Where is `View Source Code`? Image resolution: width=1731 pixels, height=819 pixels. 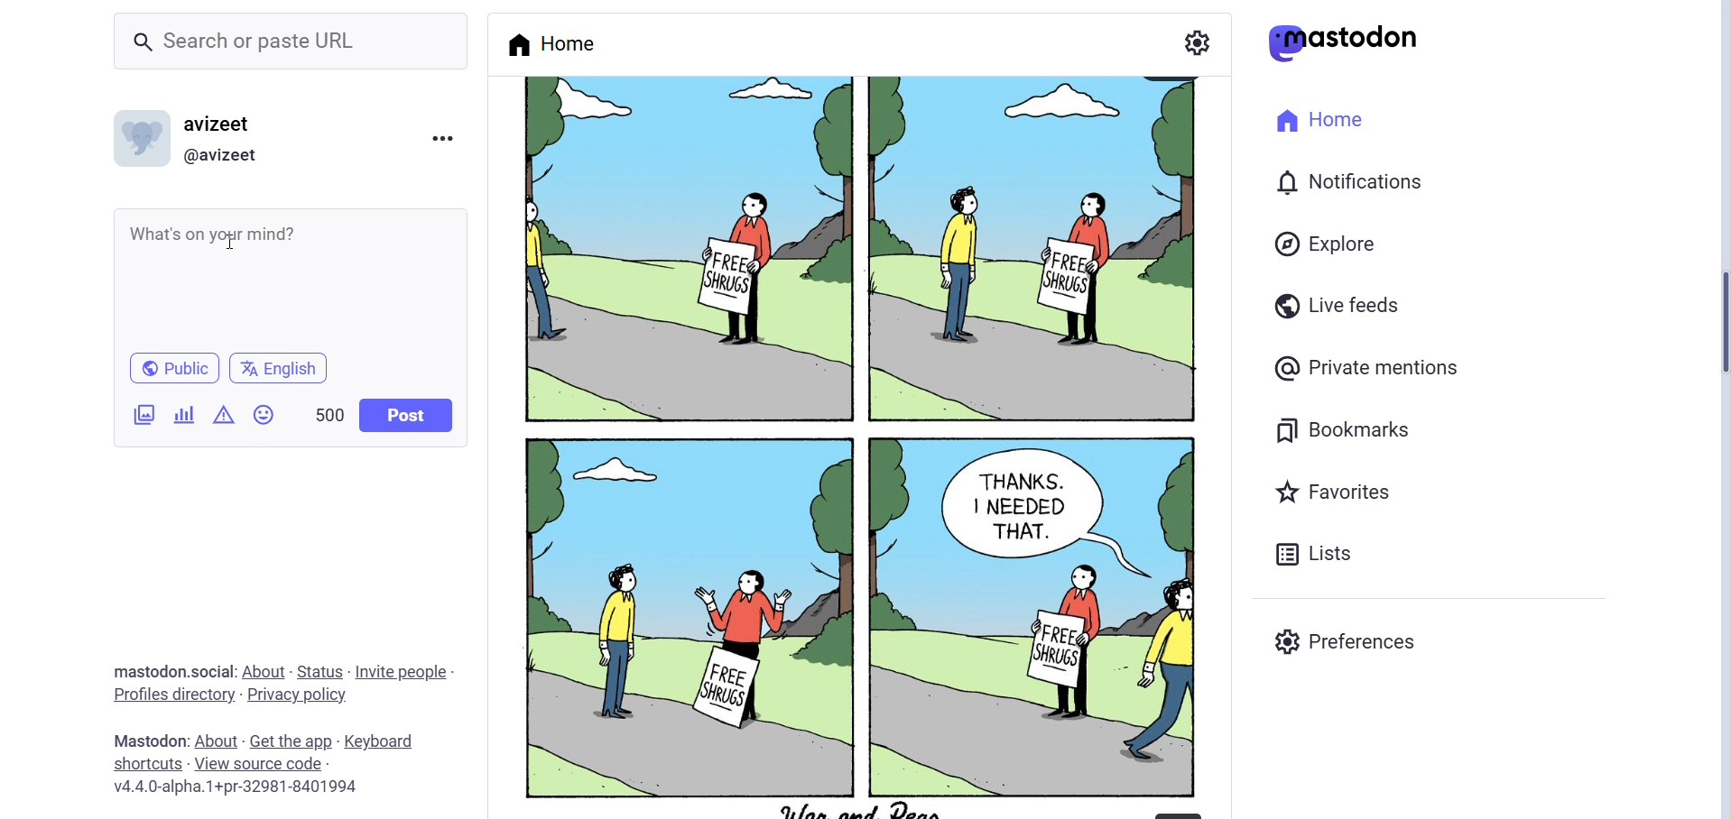
View Source Code is located at coordinates (263, 763).